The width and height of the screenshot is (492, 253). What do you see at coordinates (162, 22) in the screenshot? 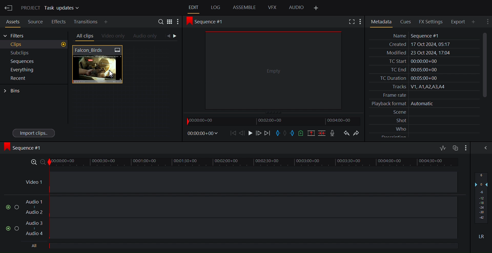
I see `Search` at bounding box center [162, 22].